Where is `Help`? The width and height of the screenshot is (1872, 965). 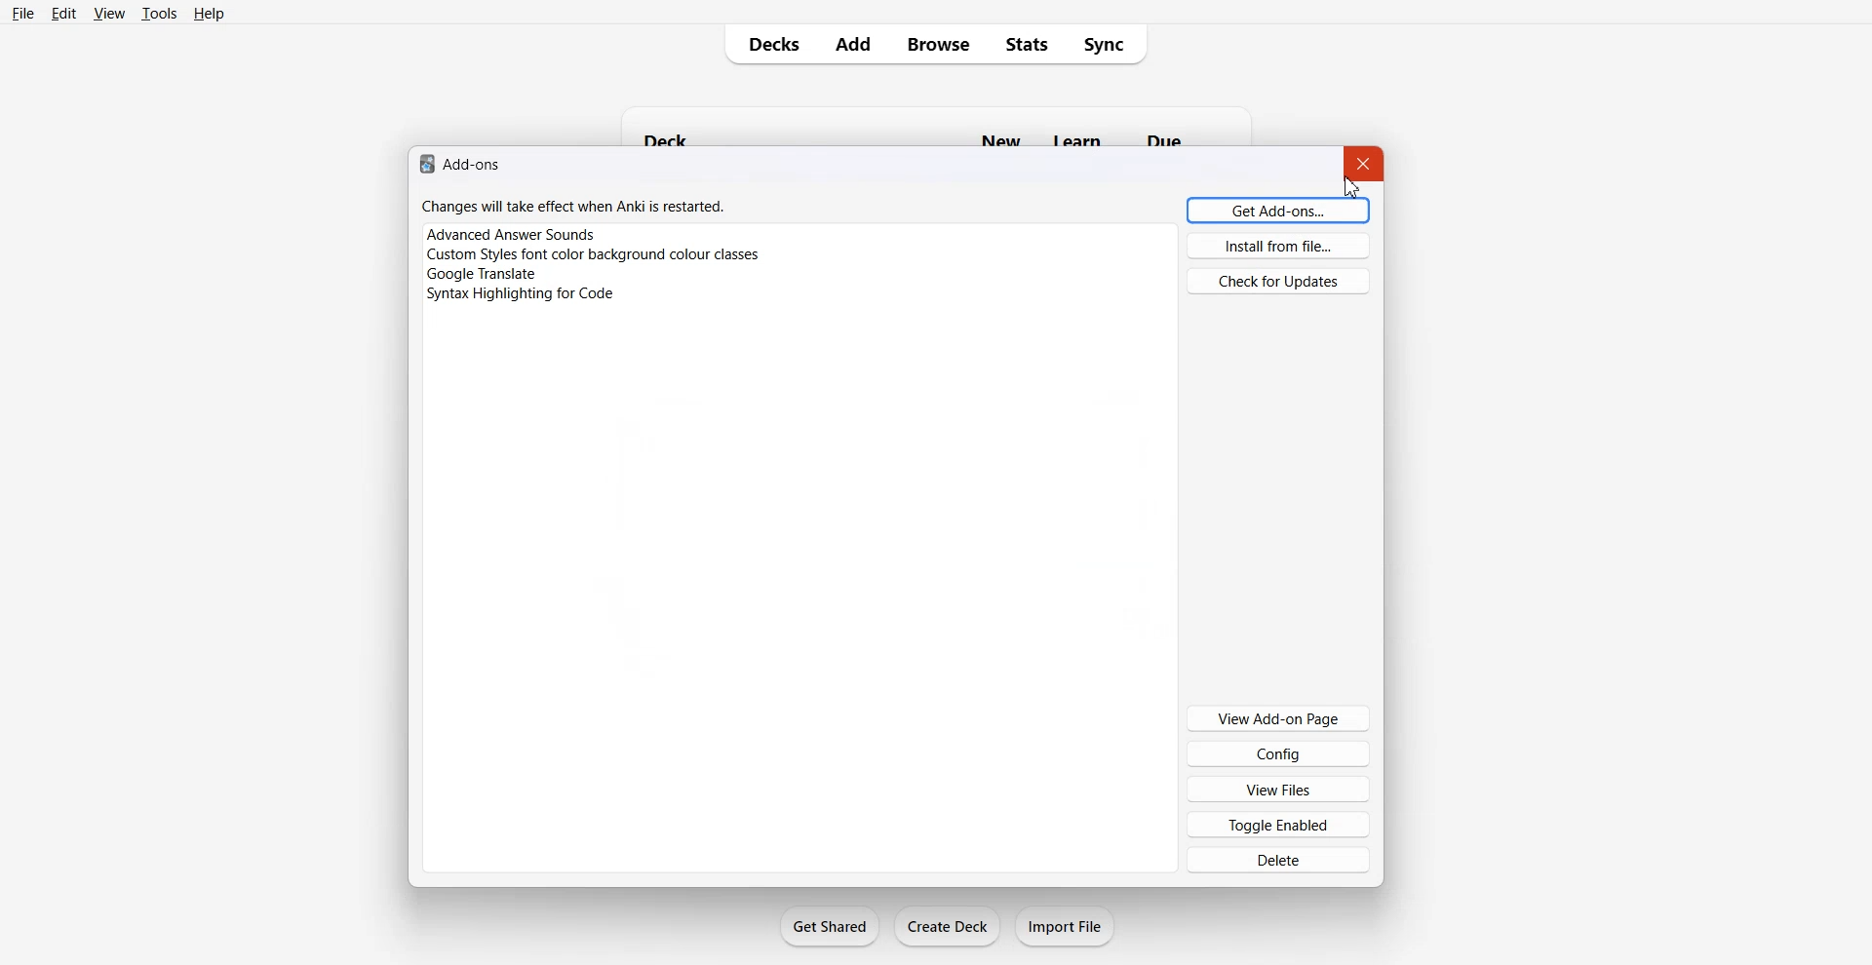
Help is located at coordinates (210, 13).